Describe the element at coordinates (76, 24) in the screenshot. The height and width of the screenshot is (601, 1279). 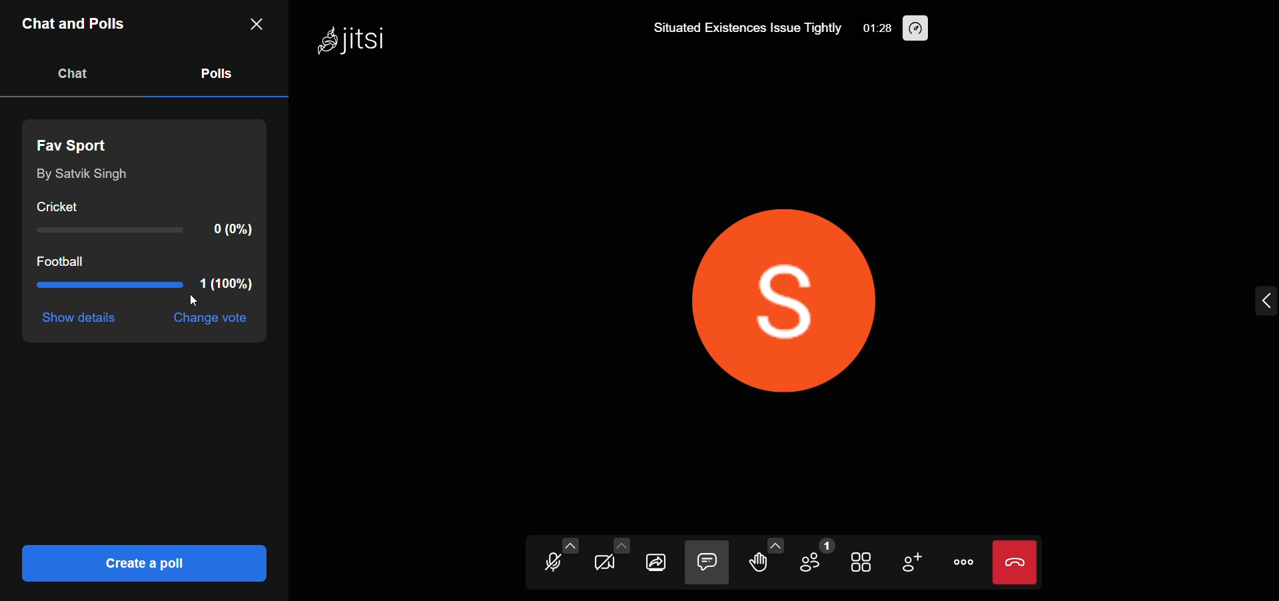
I see `chats and polls` at that location.